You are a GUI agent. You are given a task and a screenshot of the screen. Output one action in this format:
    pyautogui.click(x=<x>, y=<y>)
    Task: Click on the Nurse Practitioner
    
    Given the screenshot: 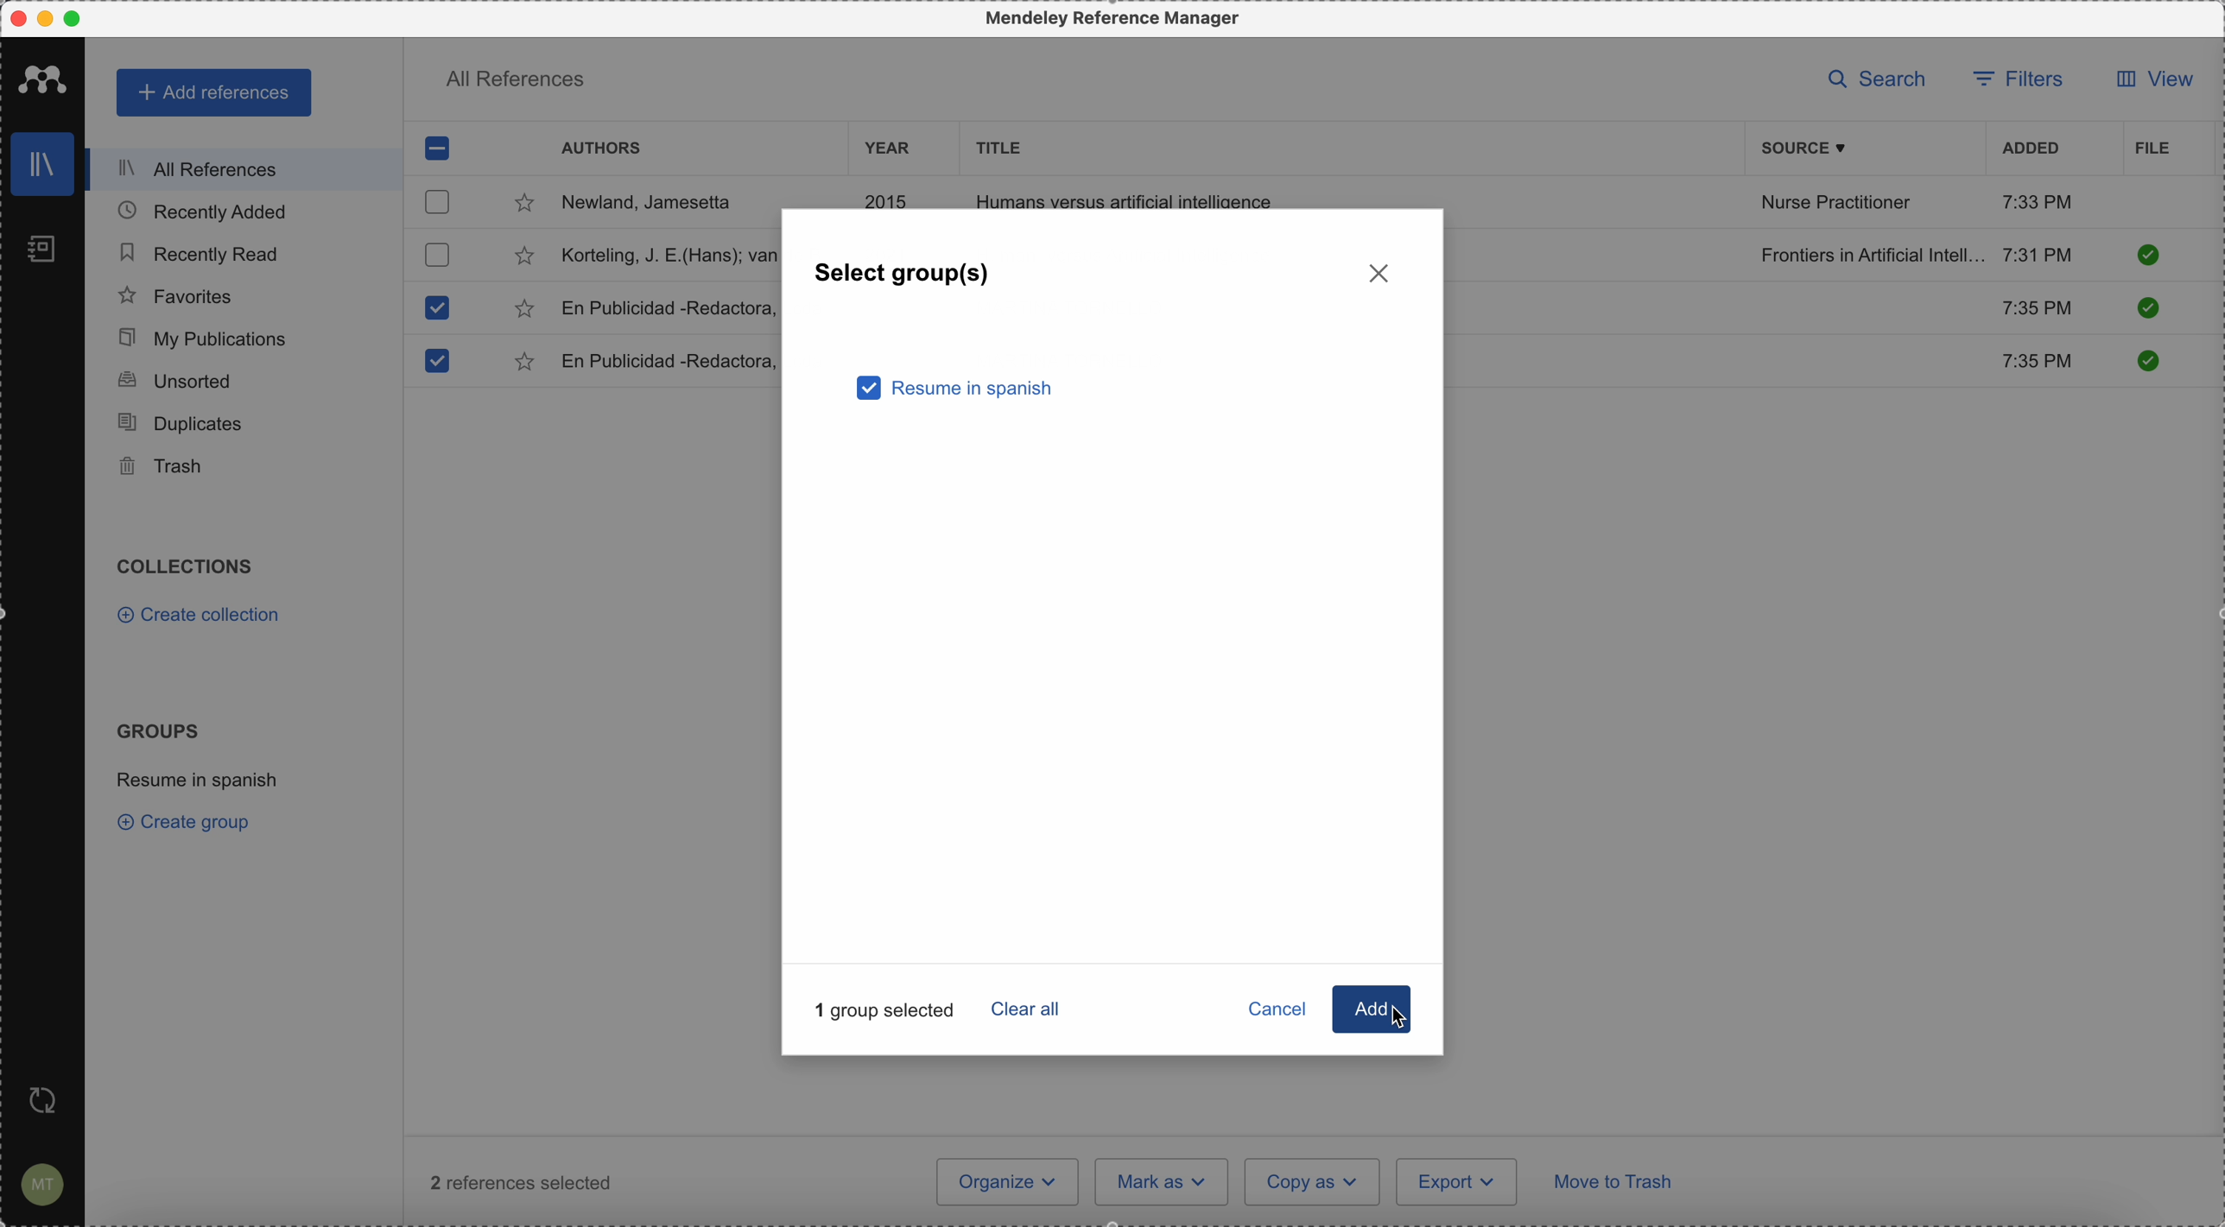 What is the action you would take?
    pyautogui.click(x=1840, y=203)
    